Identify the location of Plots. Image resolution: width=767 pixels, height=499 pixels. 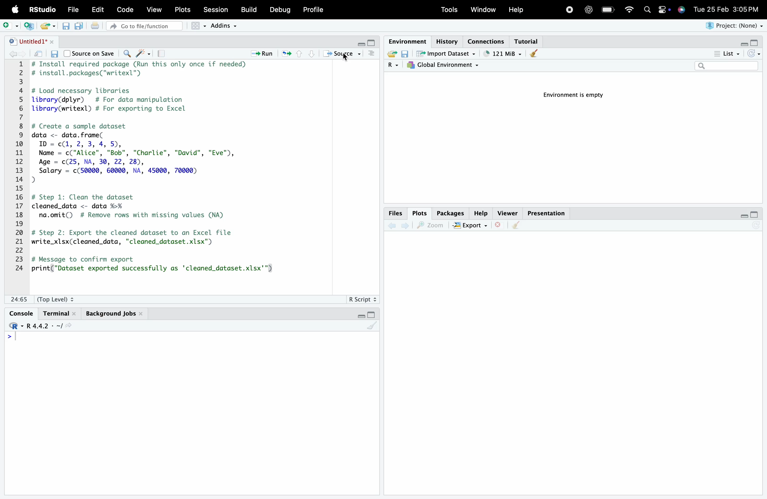
(421, 212).